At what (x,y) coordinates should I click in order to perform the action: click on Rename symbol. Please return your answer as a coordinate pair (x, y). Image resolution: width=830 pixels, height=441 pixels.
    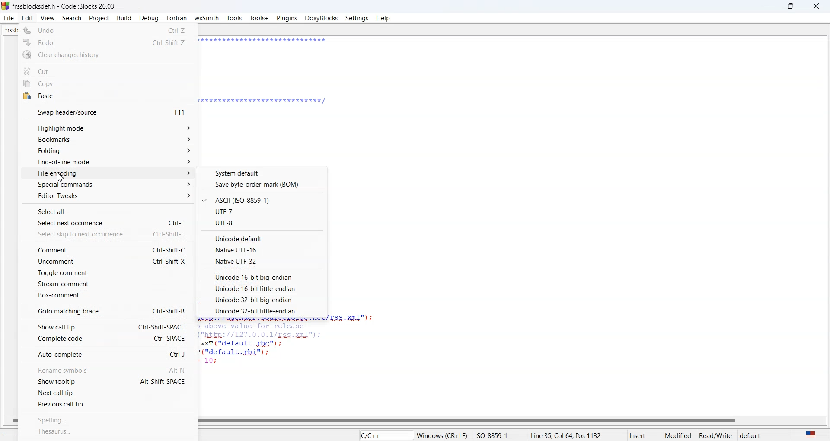
    Looking at the image, I should click on (108, 370).